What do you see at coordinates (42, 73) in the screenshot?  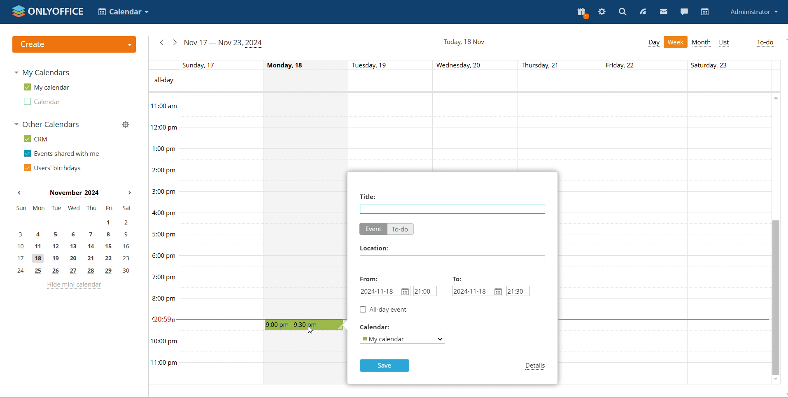 I see `my calendars` at bounding box center [42, 73].